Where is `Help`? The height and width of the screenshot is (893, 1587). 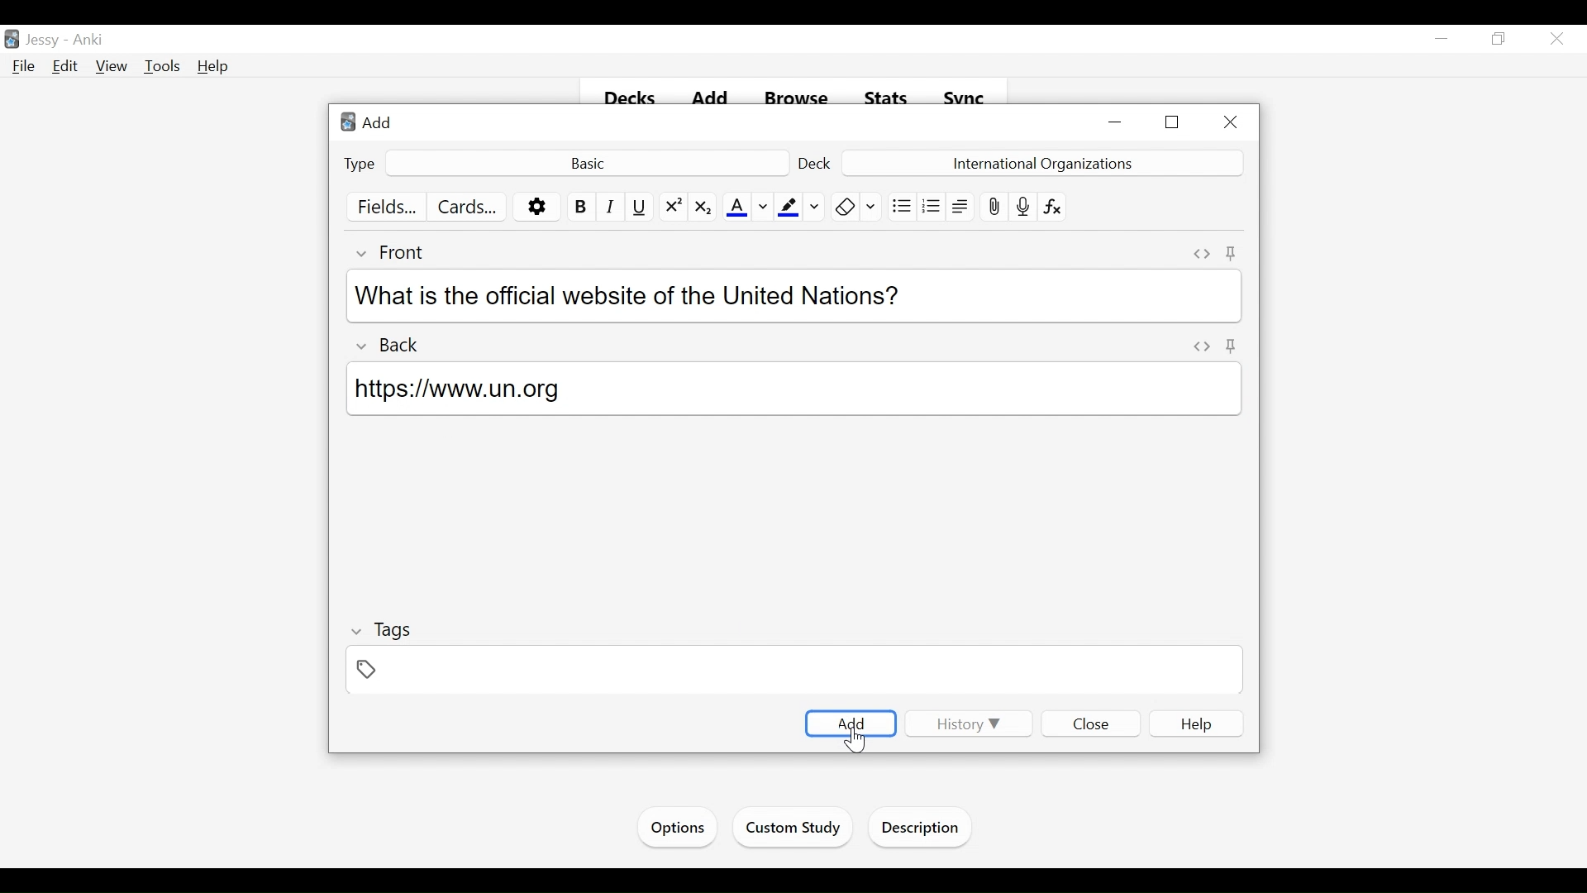 Help is located at coordinates (215, 68).